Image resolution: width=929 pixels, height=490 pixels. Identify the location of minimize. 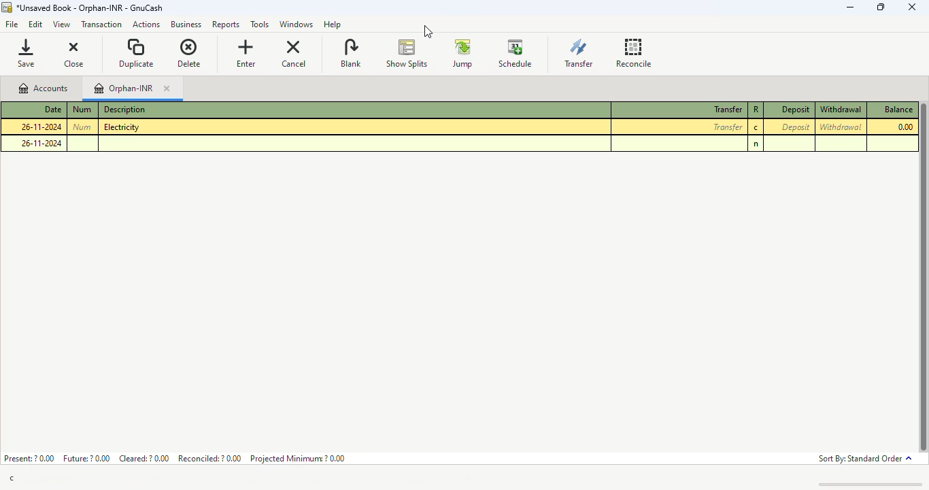
(851, 7).